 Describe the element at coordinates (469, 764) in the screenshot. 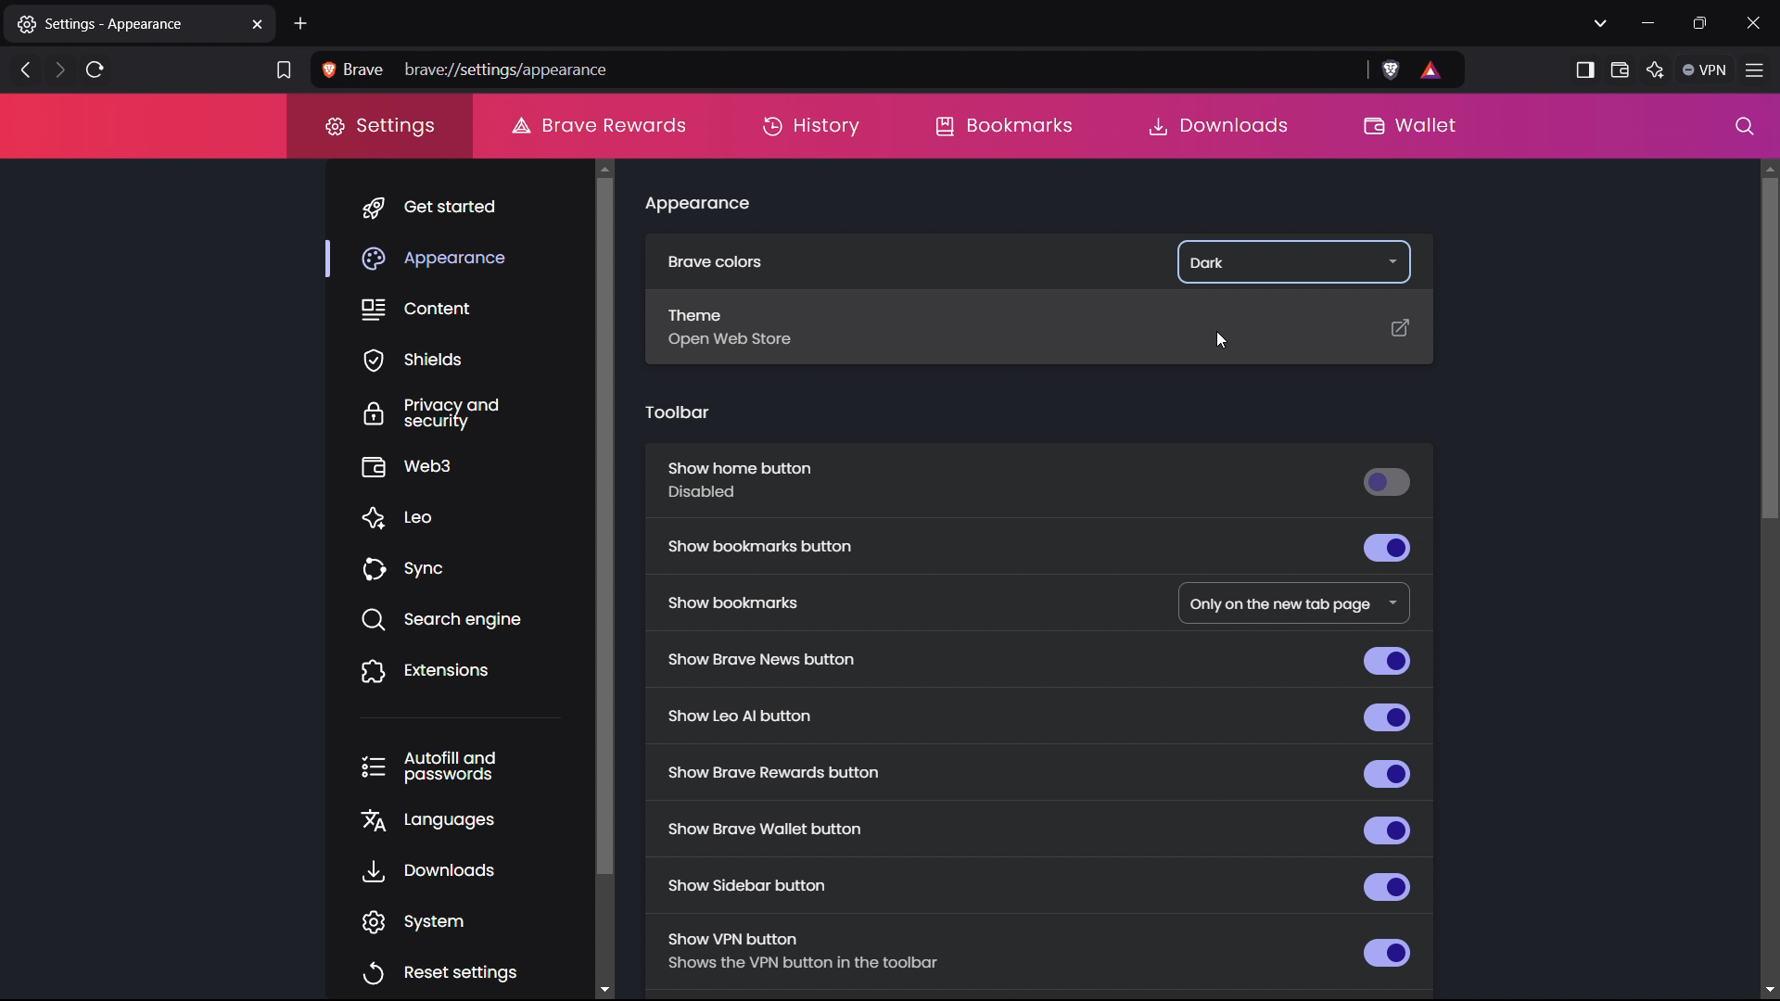

I see `autofill and passwords` at that location.